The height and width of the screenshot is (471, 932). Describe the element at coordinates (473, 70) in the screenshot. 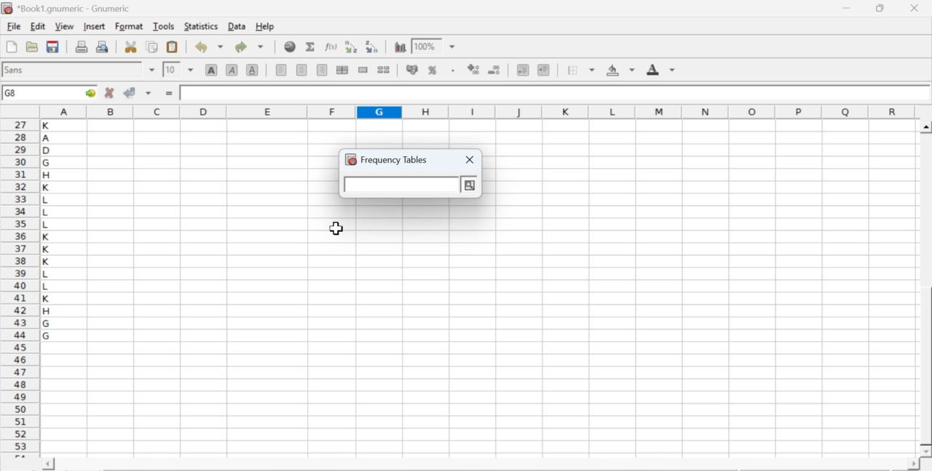

I see `decrease number of decimals displayed` at that location.